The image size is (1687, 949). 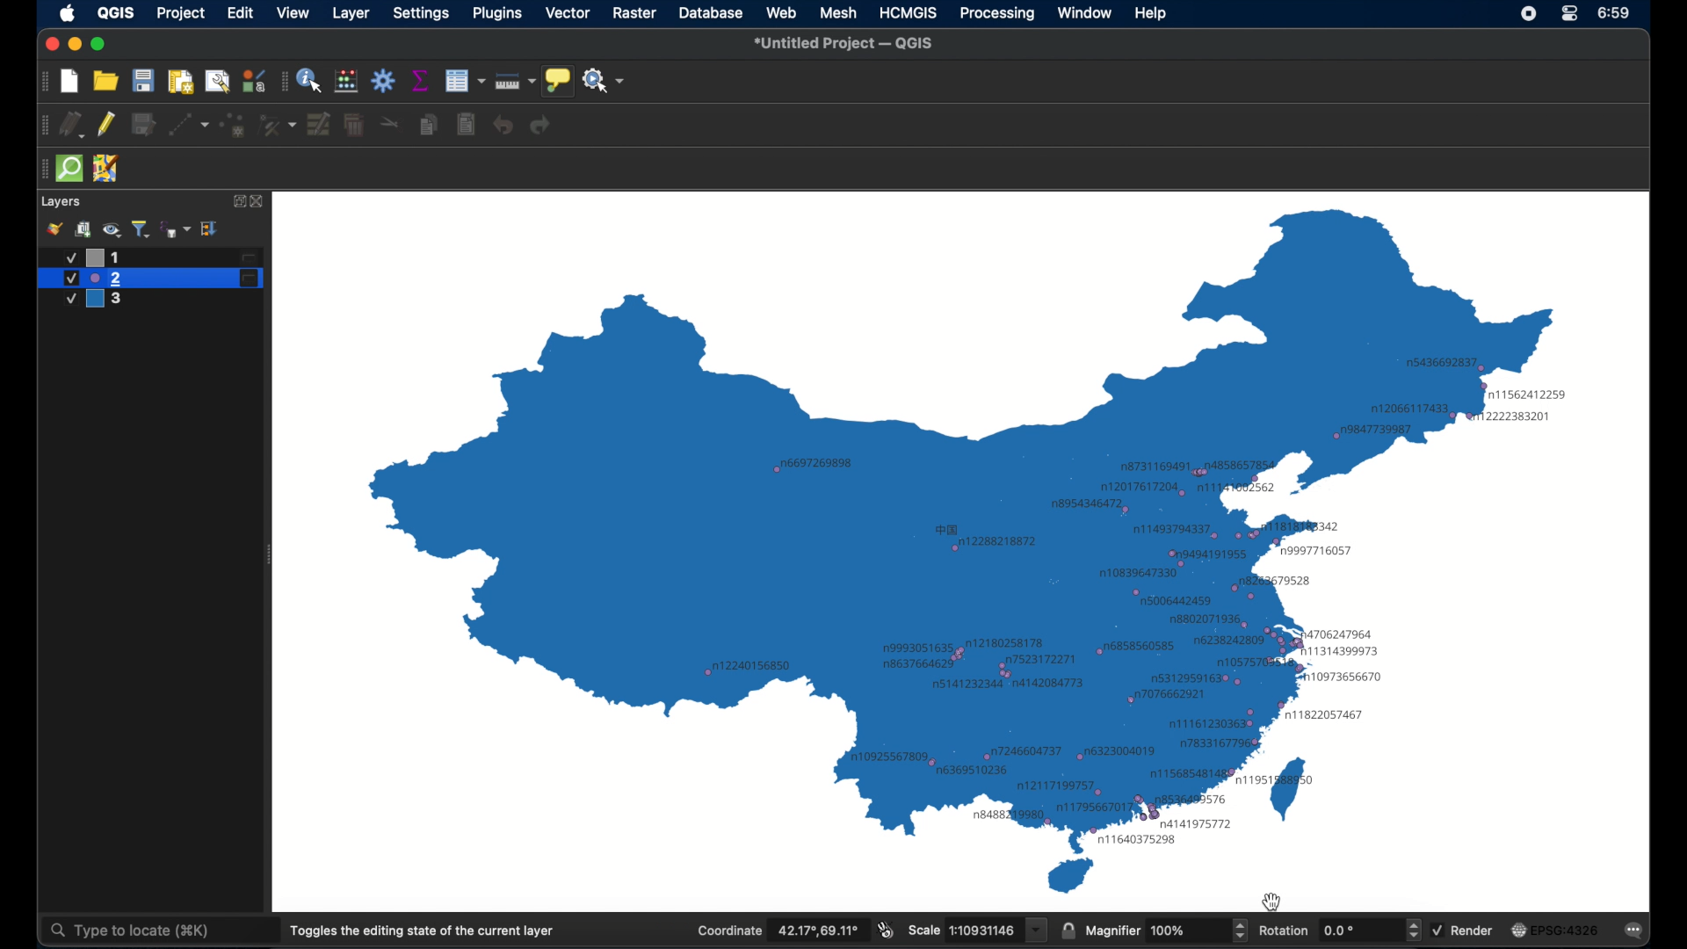 I want to click on current edits, so click(x=71, y=124).